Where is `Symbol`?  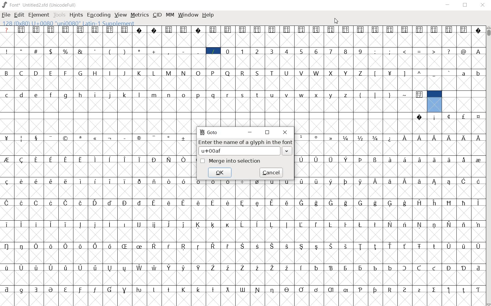
Symbol is located at coordinates (22, 30).